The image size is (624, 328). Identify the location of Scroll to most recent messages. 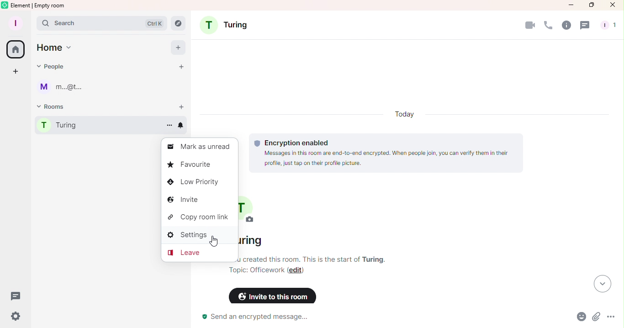
(601, 284).